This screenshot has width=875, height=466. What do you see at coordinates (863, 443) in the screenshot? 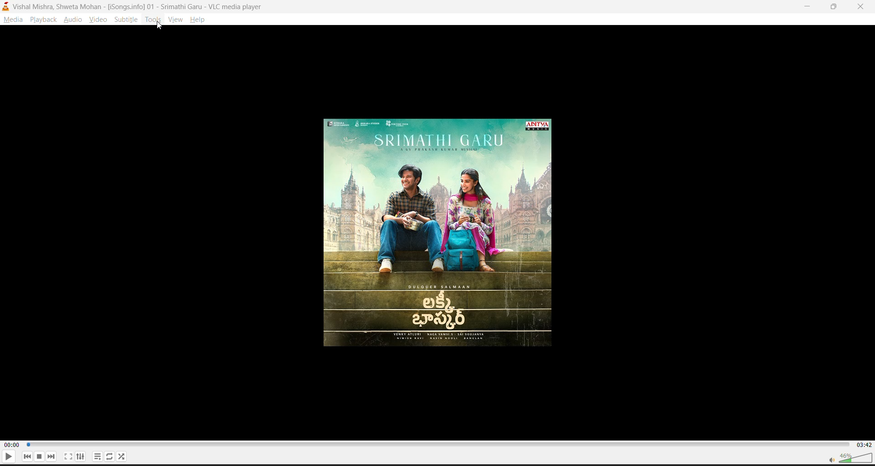
I see `03:42` at bounding box center [863, 443].